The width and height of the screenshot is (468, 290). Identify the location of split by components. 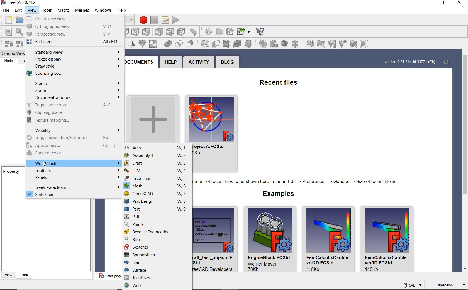
(263, 43).